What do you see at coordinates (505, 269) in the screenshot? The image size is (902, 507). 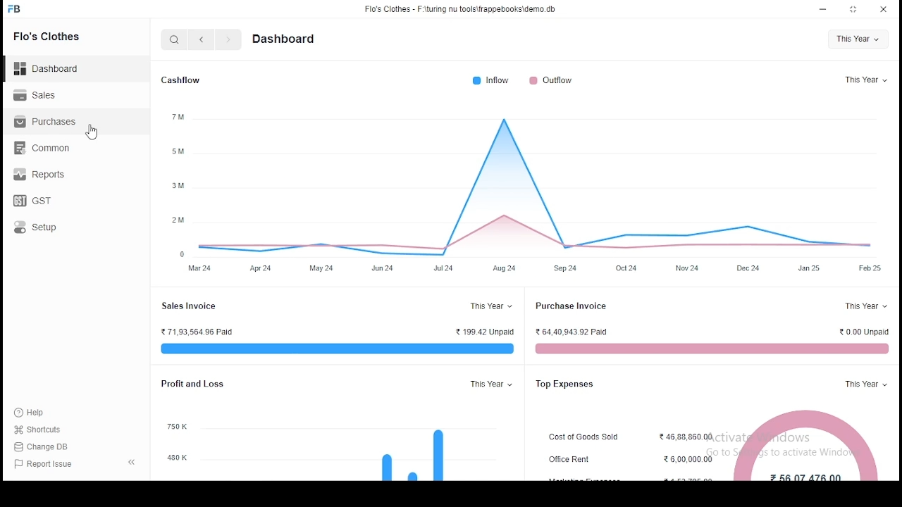 I see `Aug 24` at bounding box center [505, 269].